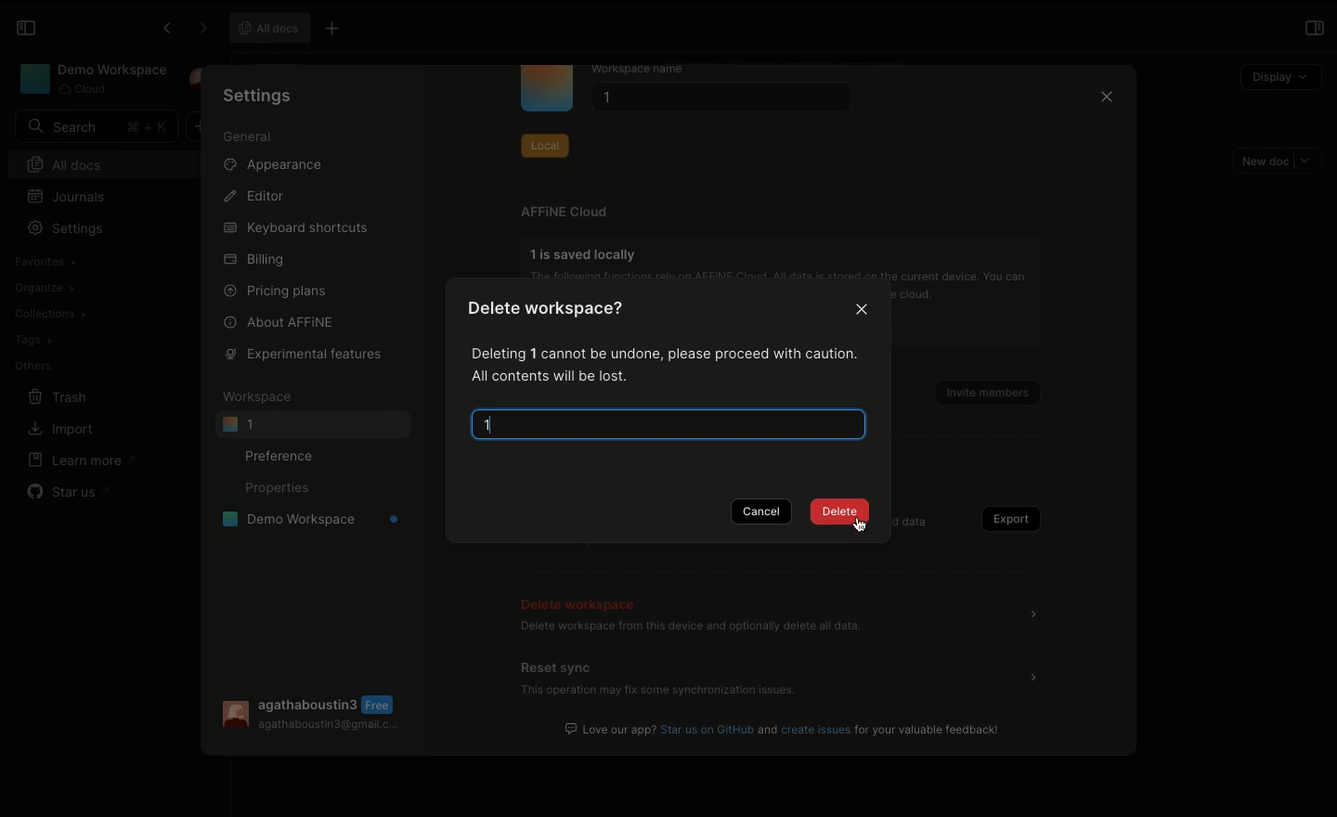  What do you see at coordinates (863, 311) in the screenshot?
I see `Close` at bounding box center [863, 311].